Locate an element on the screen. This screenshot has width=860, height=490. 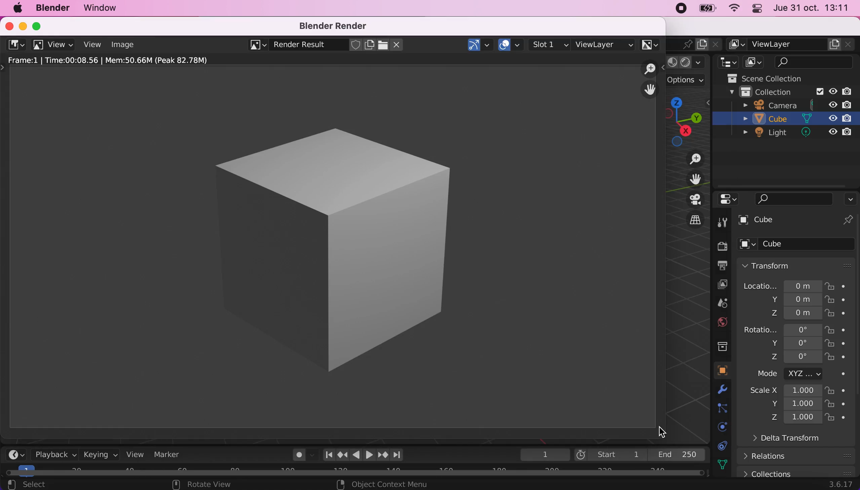
blender is located at coordinates (52, 8).